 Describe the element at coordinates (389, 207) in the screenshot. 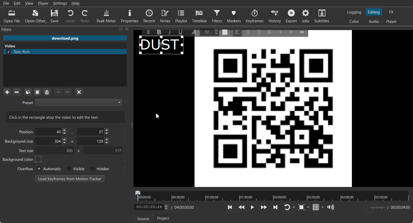

I see `End time ` at that location.